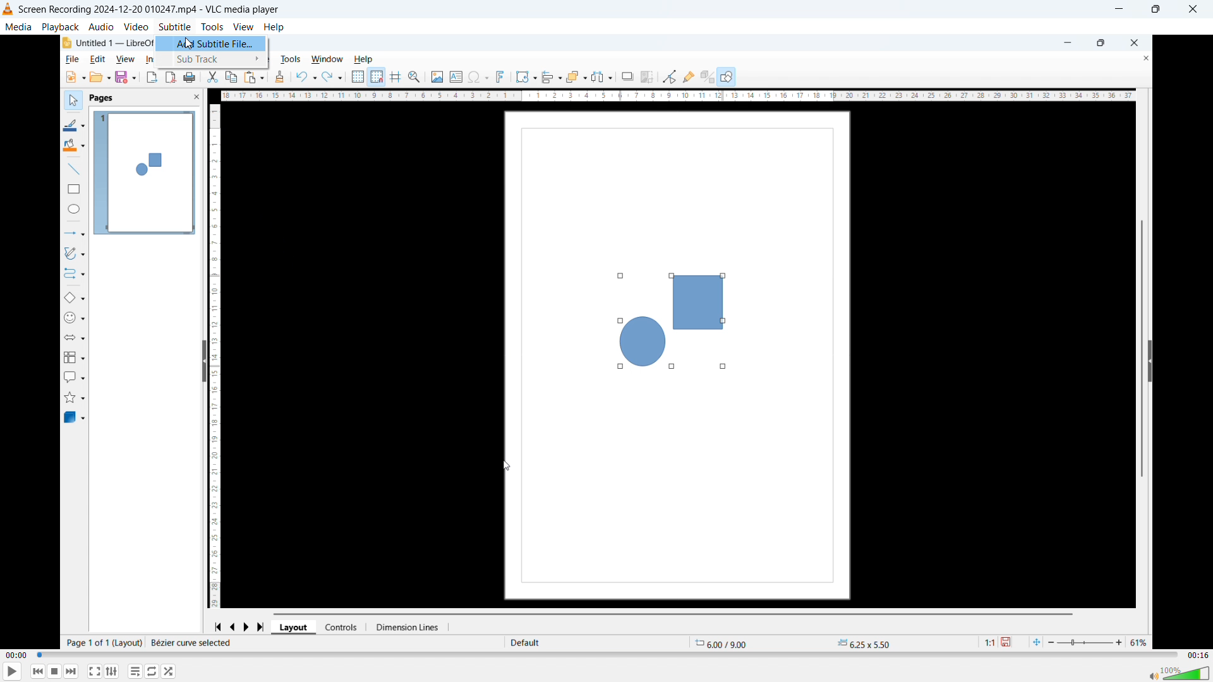 The height and width of the screenshot is (682, 1213). I want to click on dimension lines, so click(410, 627).